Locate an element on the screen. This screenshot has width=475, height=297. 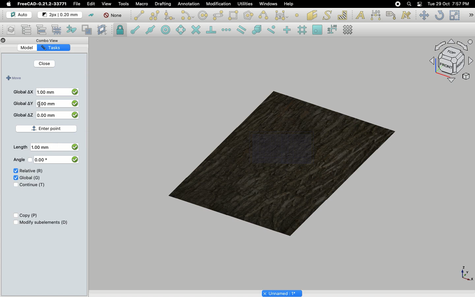
Enter point is located at coordinates (49, 127).